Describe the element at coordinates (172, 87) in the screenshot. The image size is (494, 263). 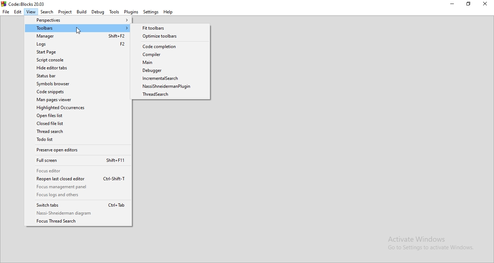
I see `Nasaisho demaPlugin ` at that location.